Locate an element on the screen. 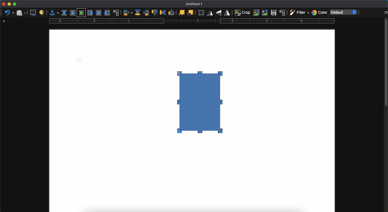 The width and height of the screenshot is (388, 212). compress is located at coordinates (265, 13).